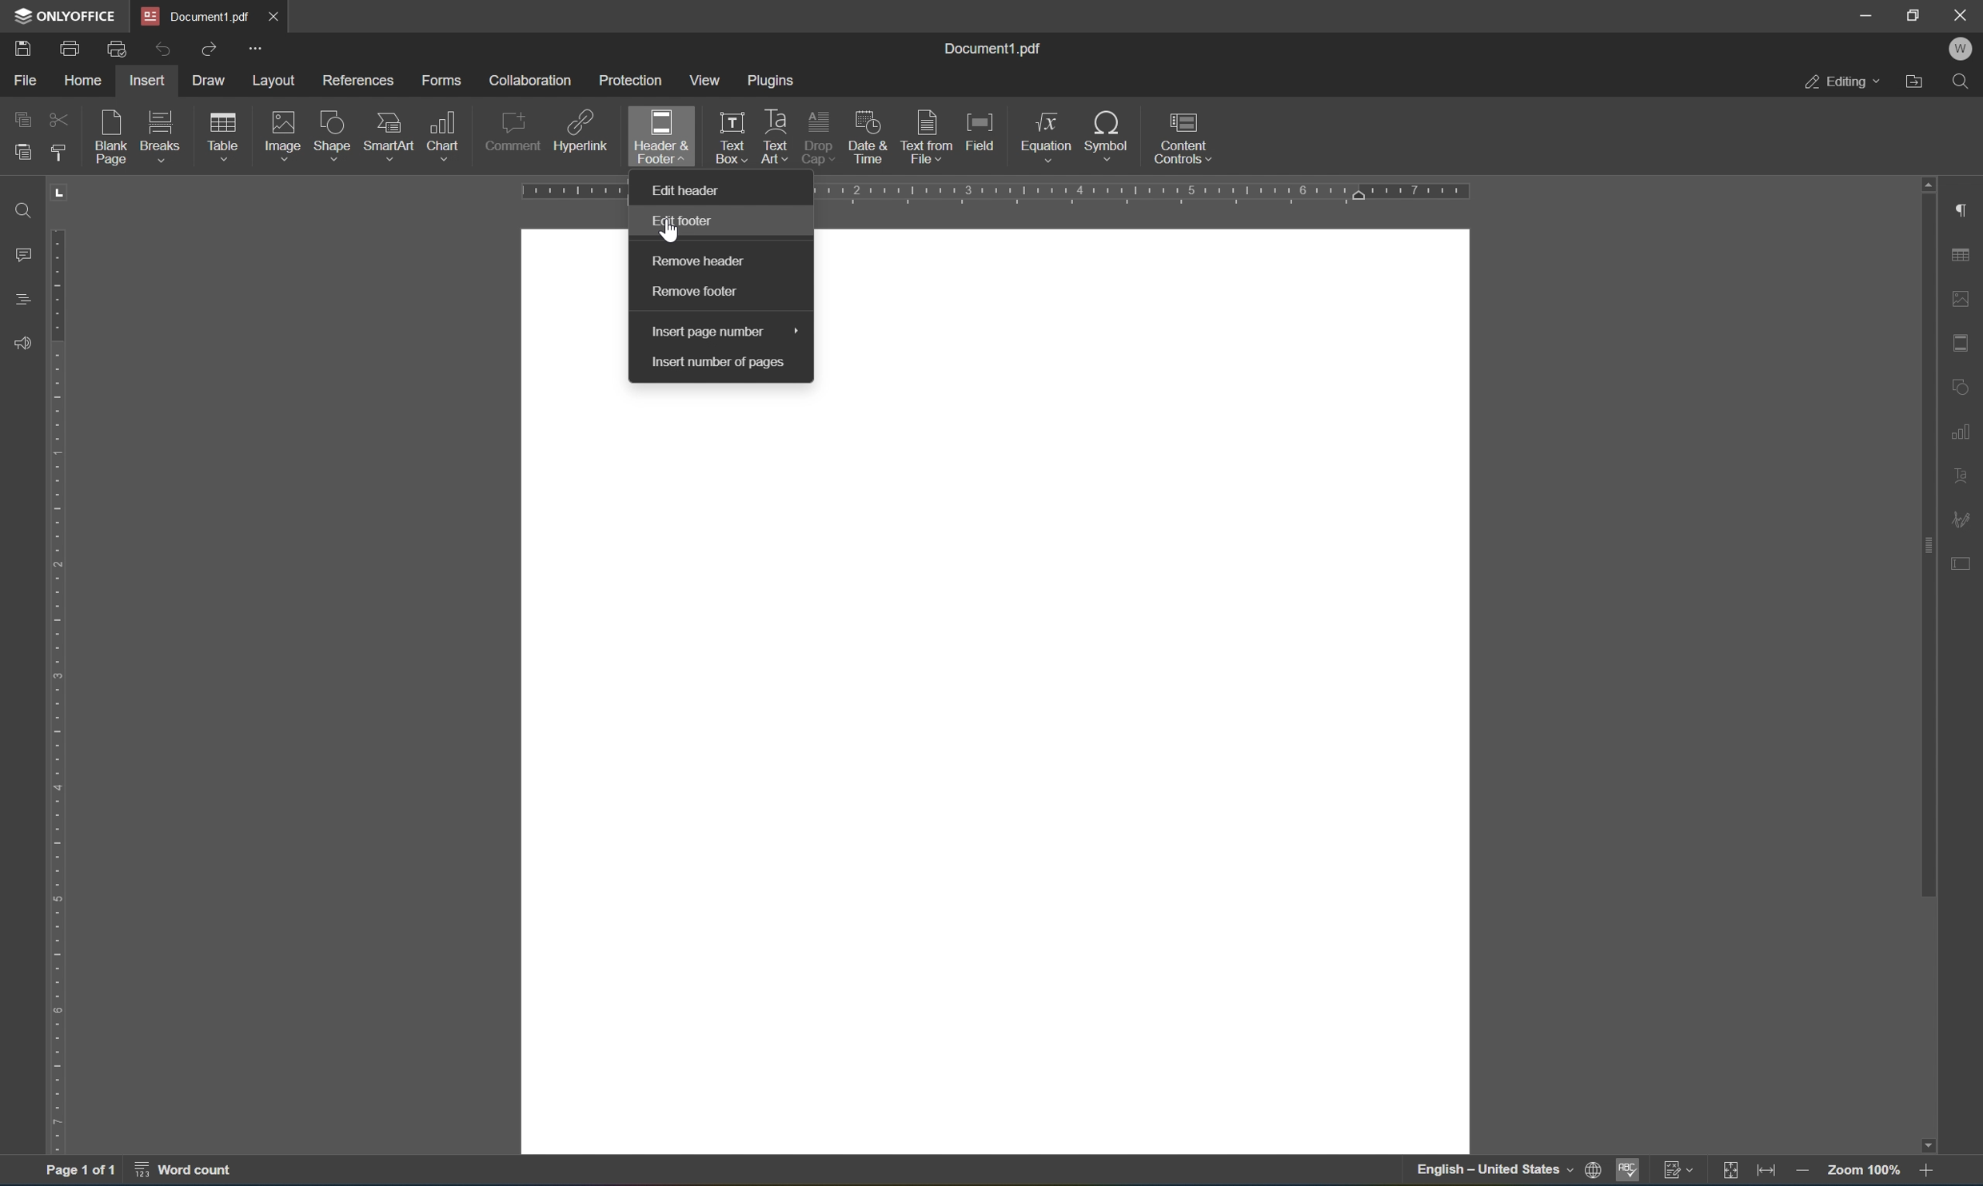  I want to click on find, so click(1965, 84).